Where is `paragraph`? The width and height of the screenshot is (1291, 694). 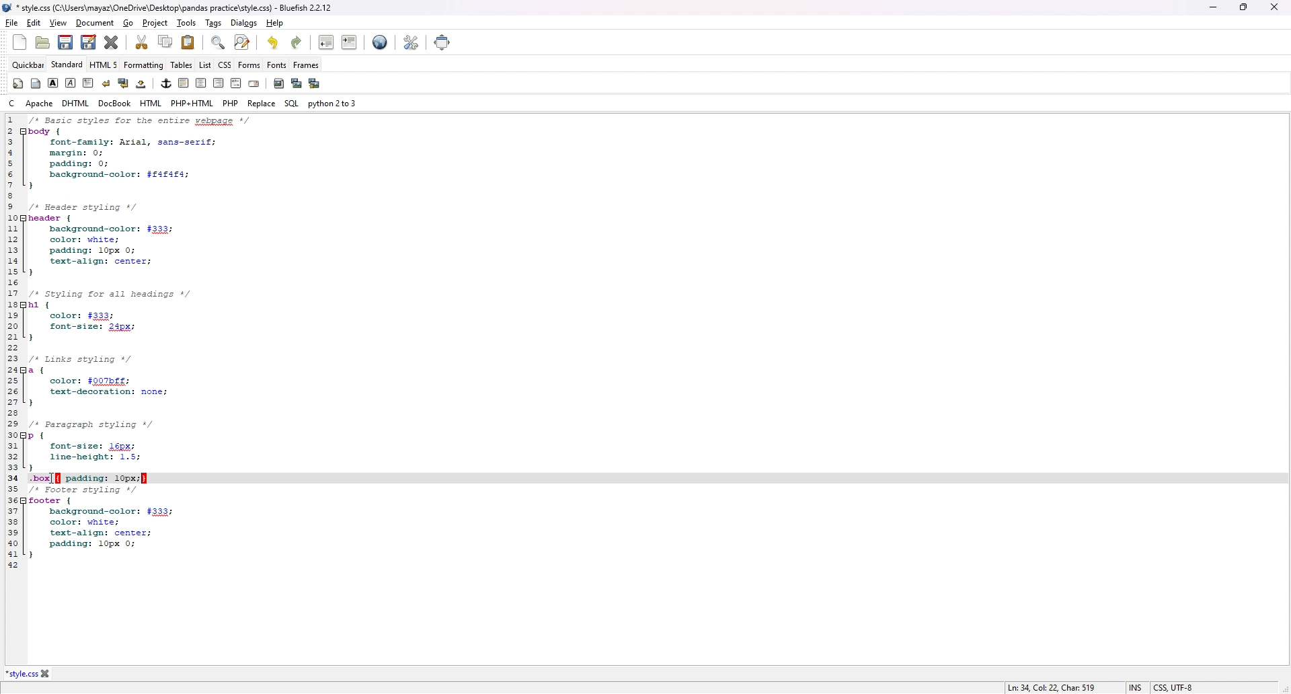
paragraph is located at coordinates (89, 83).